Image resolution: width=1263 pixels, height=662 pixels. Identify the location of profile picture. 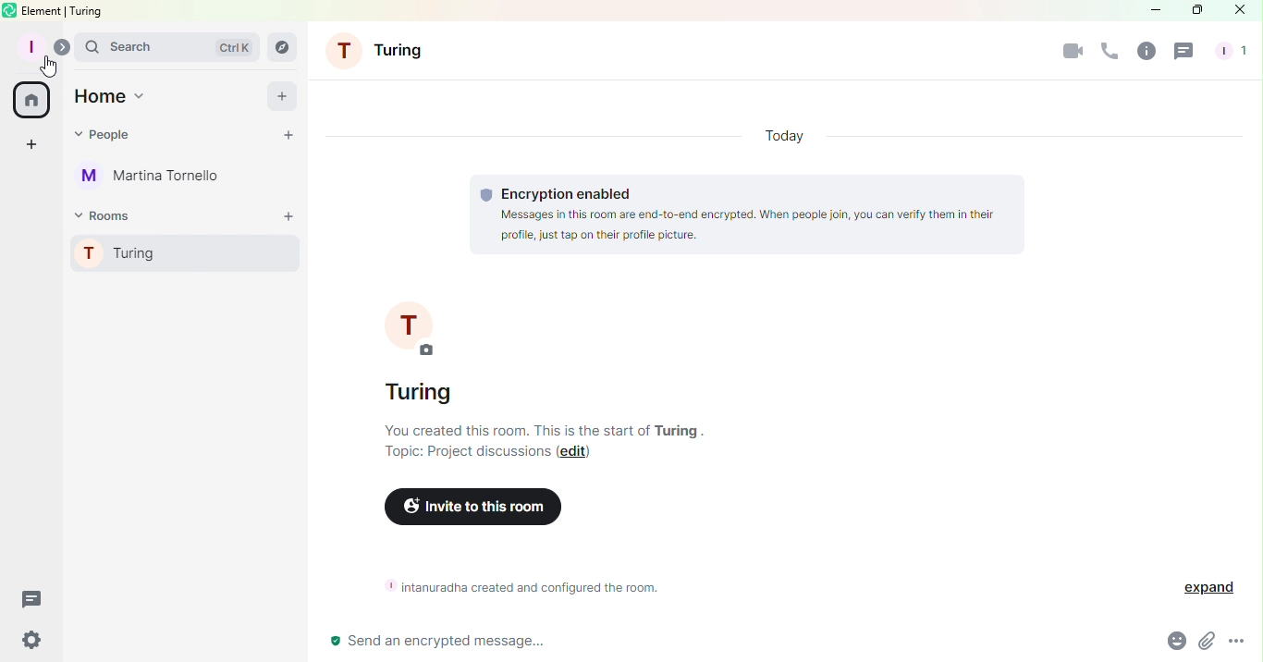
(410, 324).